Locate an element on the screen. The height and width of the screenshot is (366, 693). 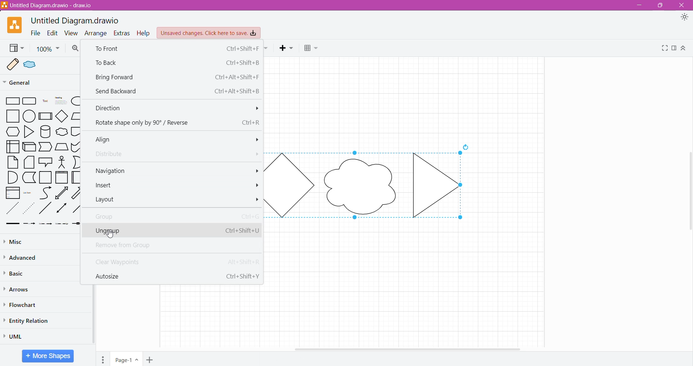
Align is located at coordinates (178, 140).